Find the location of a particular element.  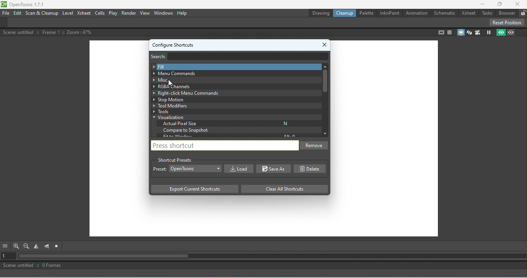

Safe area is located at coordinates (440, 33).